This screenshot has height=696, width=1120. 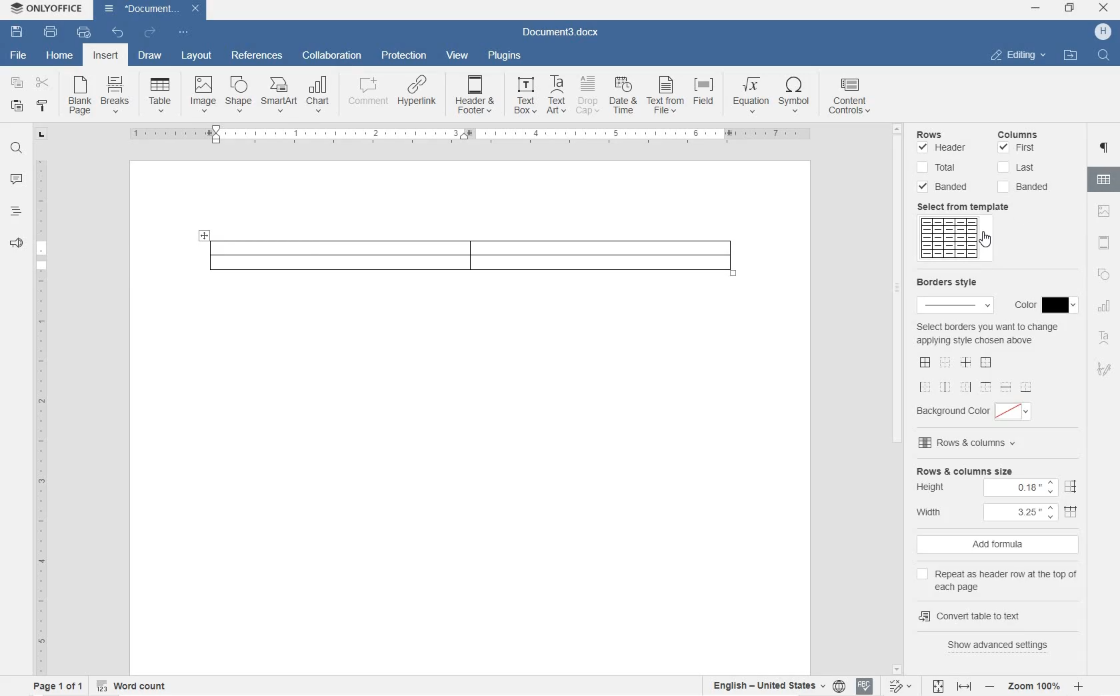 I want to click on show advanced settings, so click(x=1003, y=645).